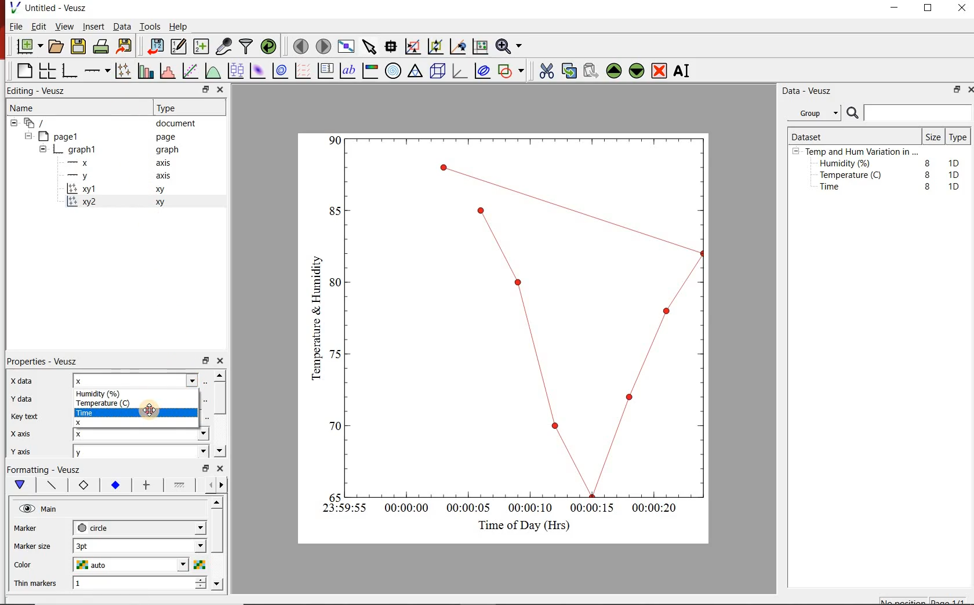 This screenshot has height=605, width=974. Describe the element at coordinates (816, 111) in the screenshot. I see `Group.` at that location.